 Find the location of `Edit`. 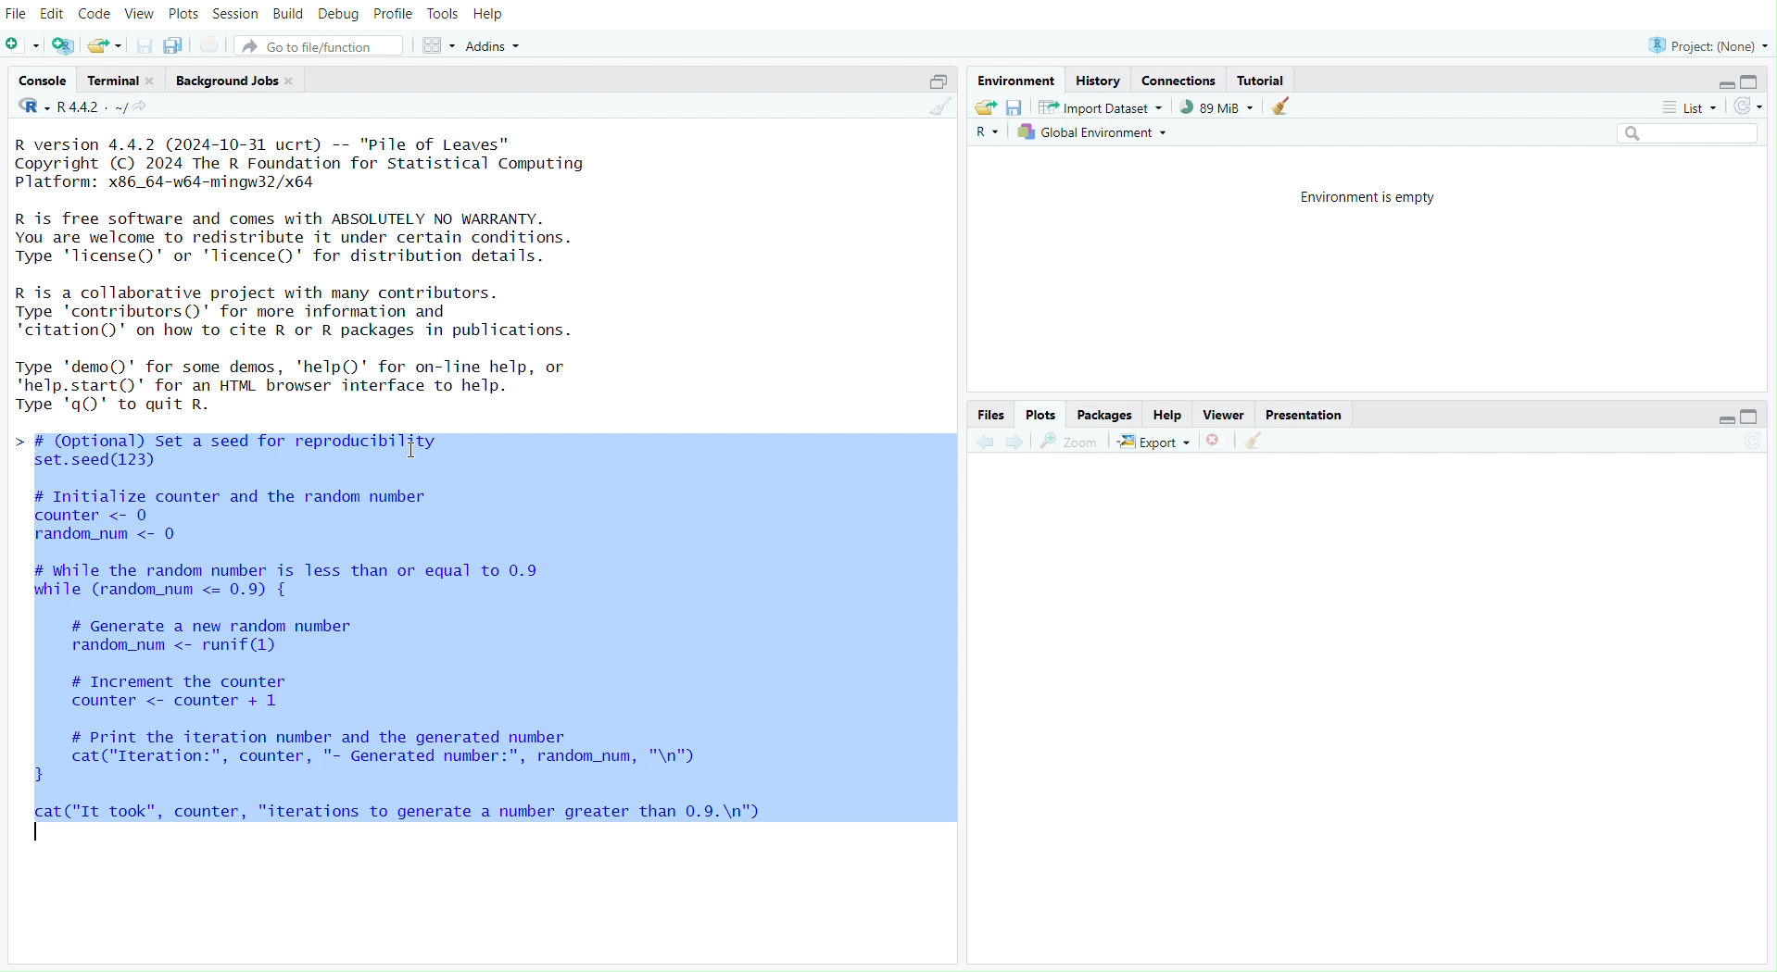

Edit is located at coordinates (54, 14).